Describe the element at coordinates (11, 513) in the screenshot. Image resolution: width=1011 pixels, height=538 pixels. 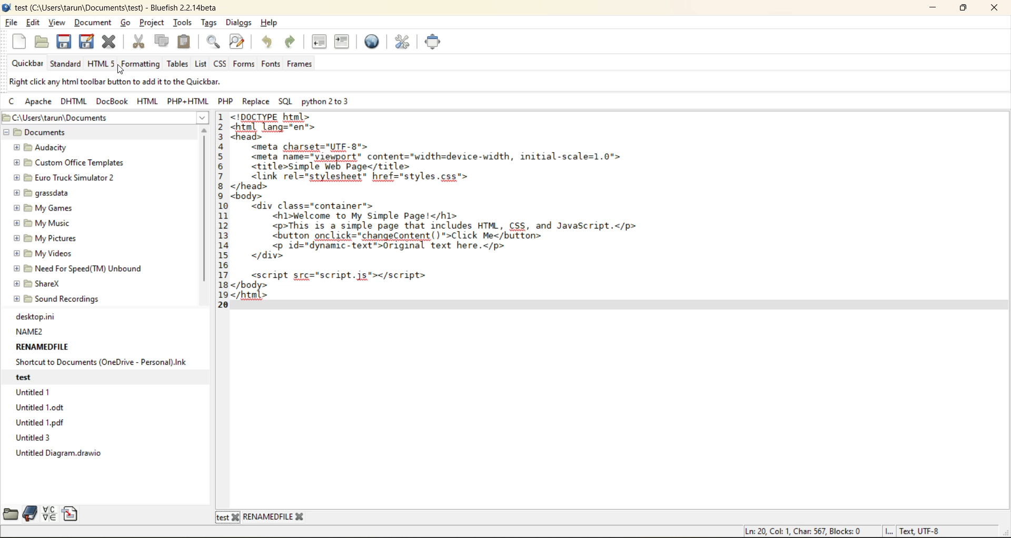
I see `file browser` at that location.